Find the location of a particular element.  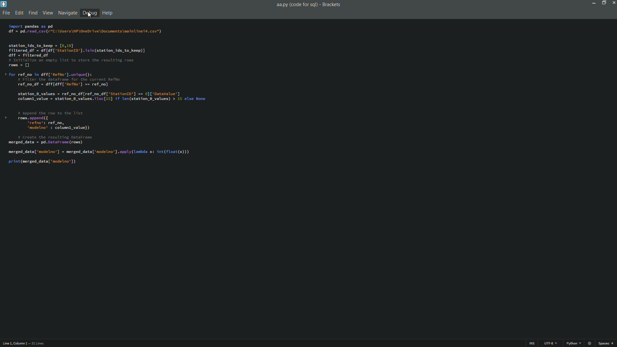

navigate menu is located at coordinates (67, 13).